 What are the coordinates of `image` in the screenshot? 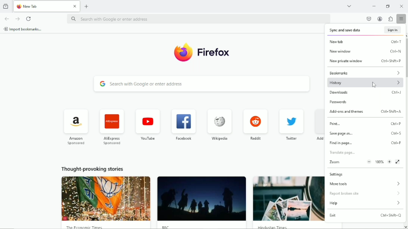 It's located at (289, 198).